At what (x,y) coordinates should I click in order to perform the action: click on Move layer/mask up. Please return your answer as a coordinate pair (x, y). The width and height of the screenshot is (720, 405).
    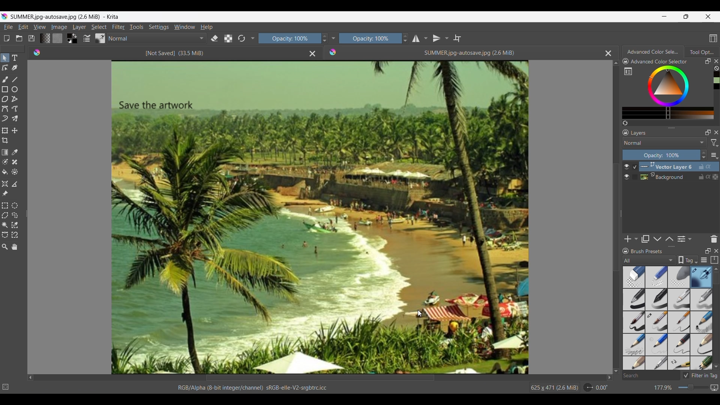
    Looking at the image, I should click on (669, 239).